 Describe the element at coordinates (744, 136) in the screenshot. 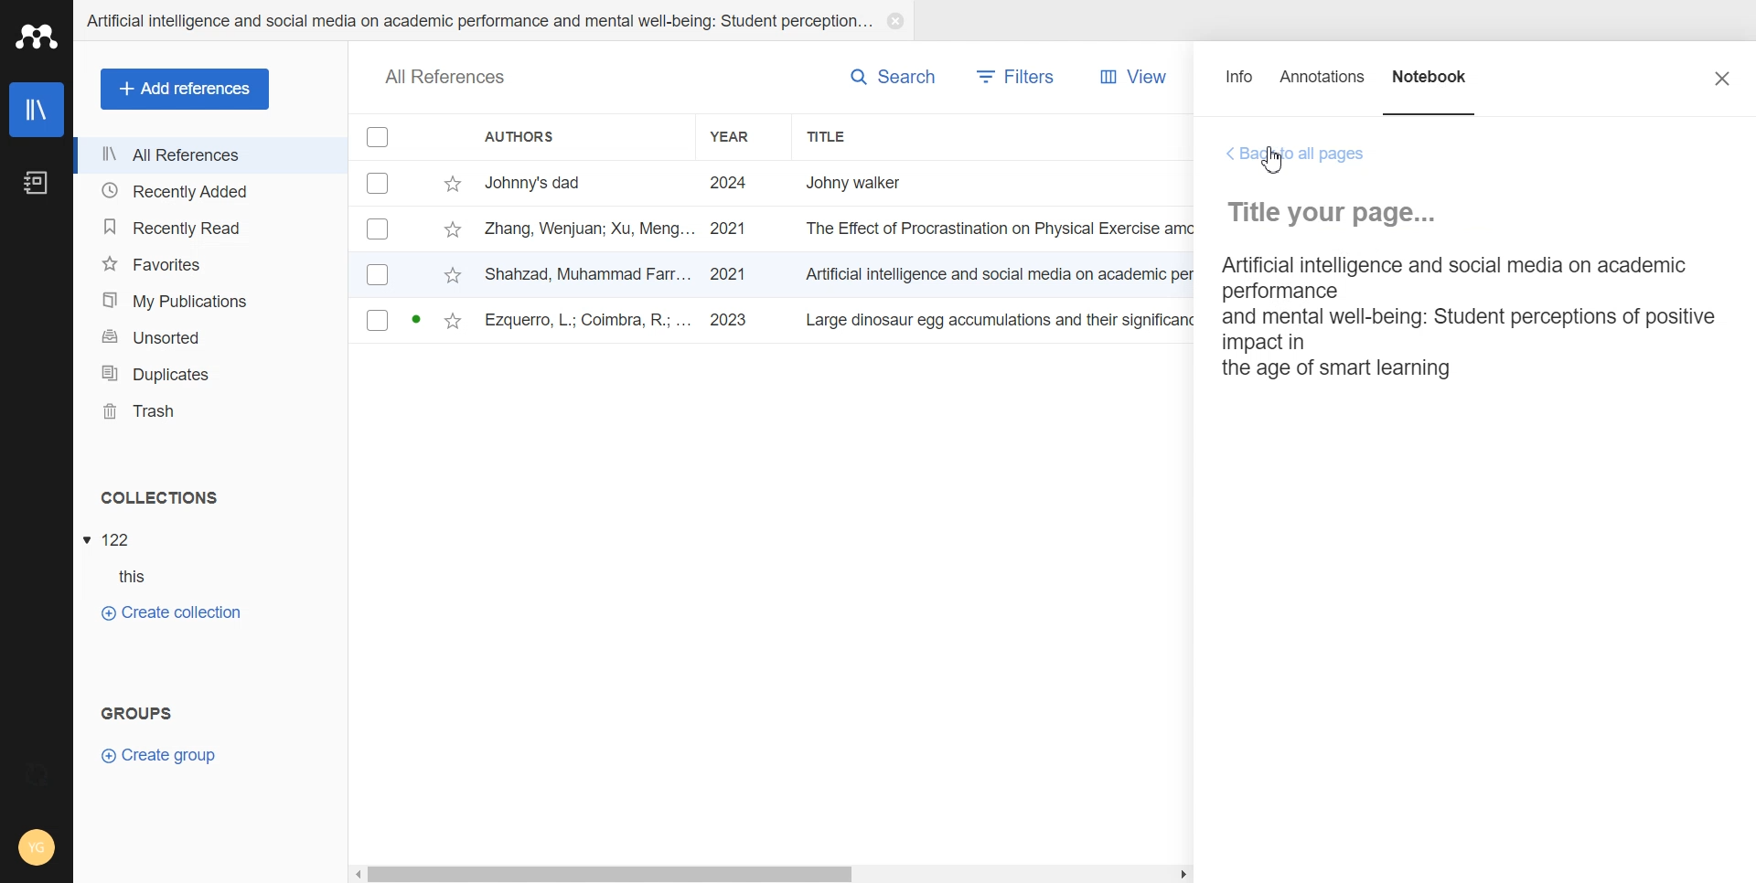

I see `Year` at that location.